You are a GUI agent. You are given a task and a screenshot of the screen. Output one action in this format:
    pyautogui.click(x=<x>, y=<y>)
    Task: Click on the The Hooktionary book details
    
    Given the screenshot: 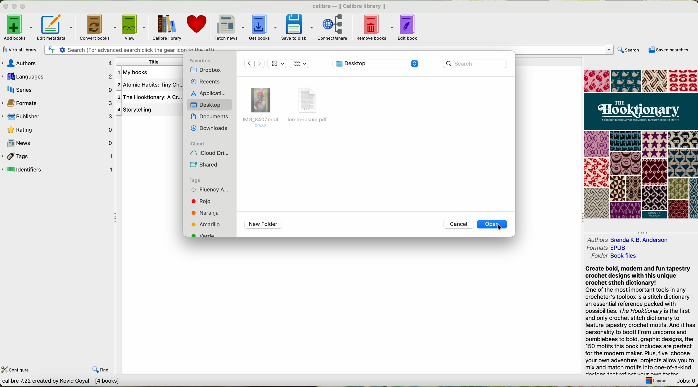 What is the action you would take?
    pyautogui.click(x=148, y=85)
    